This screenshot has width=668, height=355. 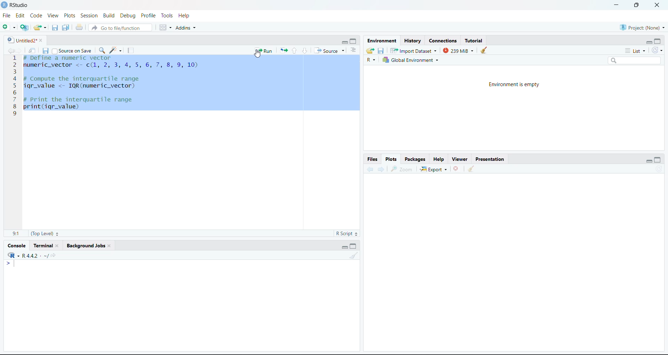 What do you see at coordinates (656, 6) in the screenshot?
I see `Close` at bounding box center [656, 6].